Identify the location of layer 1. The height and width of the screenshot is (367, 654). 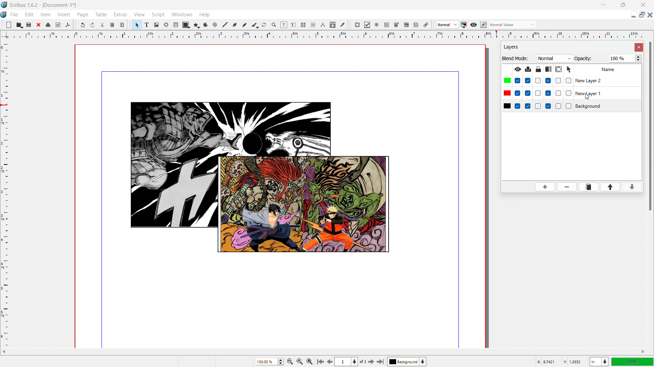
(607, 93).